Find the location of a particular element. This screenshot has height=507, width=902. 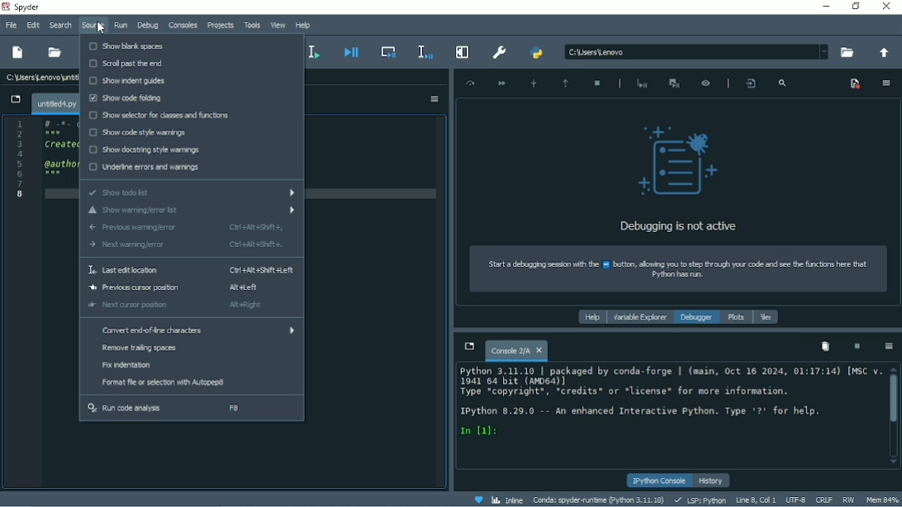

Previous warning/error is located at coordinates (192, 226).